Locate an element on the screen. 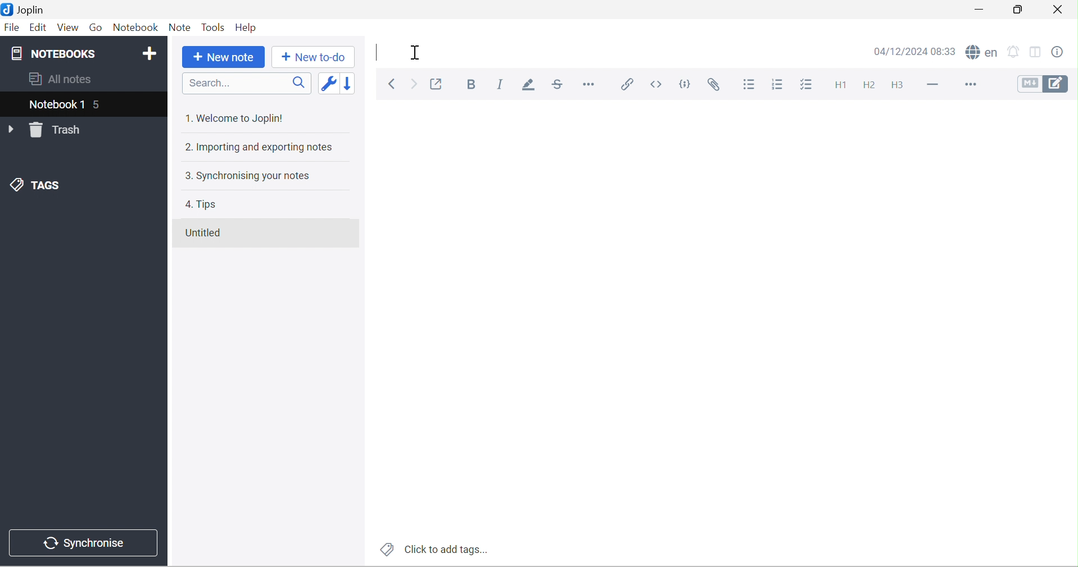 The image size is (1078, 567). Note is located at coordinates (180, 27).